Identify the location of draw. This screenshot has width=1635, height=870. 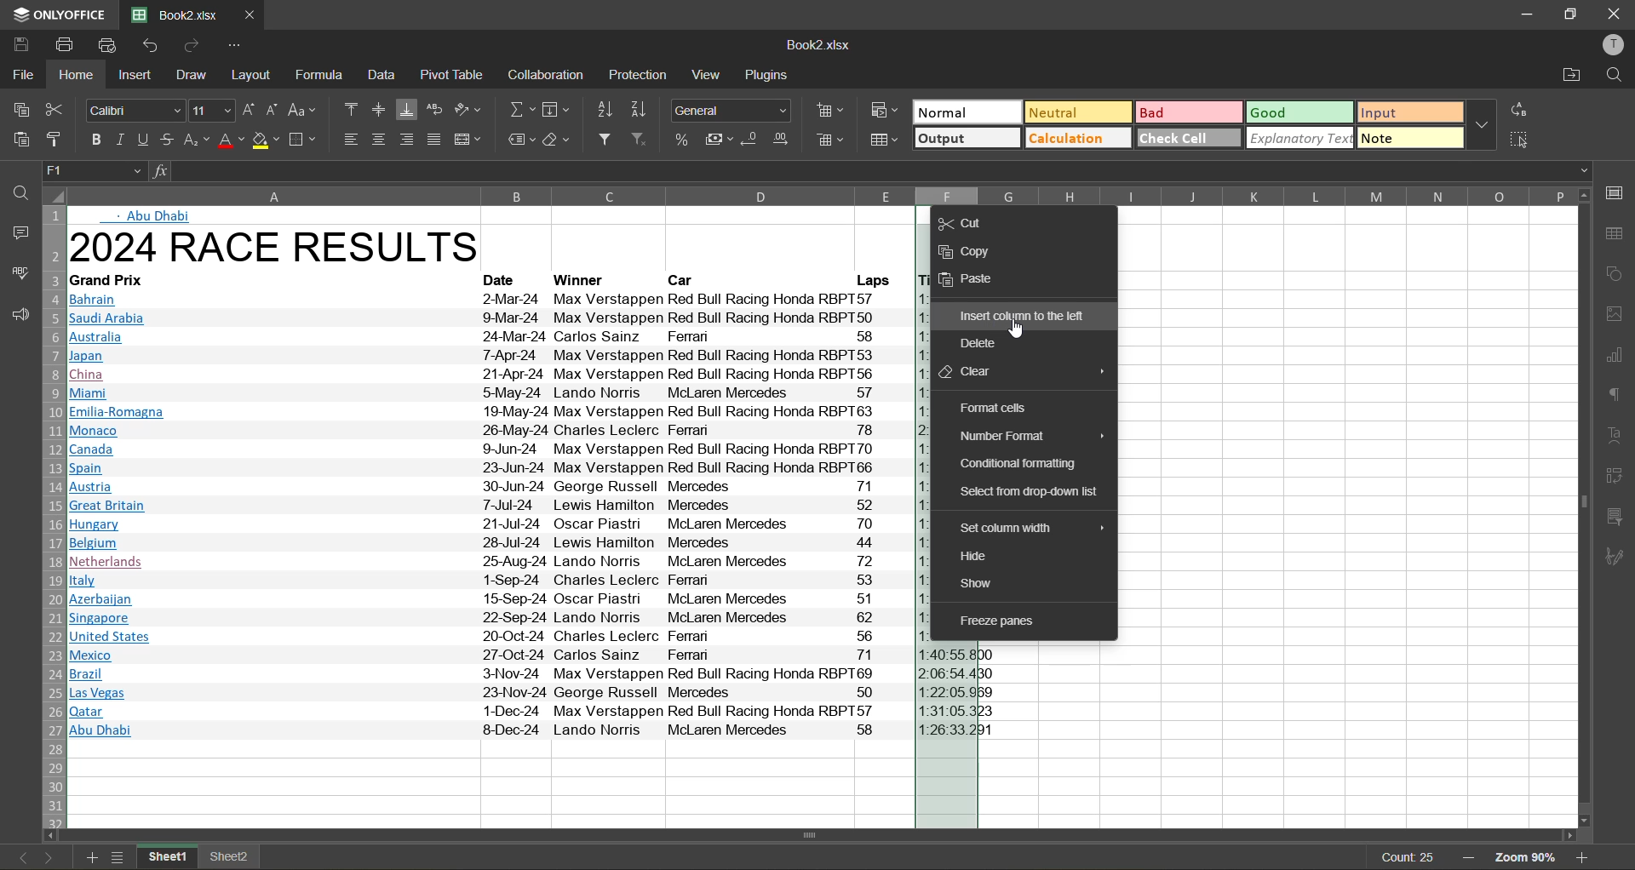
(189, 75).